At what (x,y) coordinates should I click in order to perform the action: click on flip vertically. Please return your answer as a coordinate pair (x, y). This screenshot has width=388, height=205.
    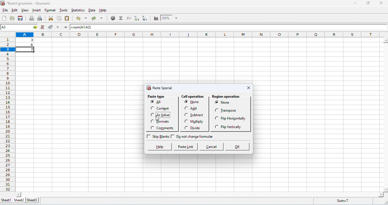
    Looking at the image, I should click on (232, 127).